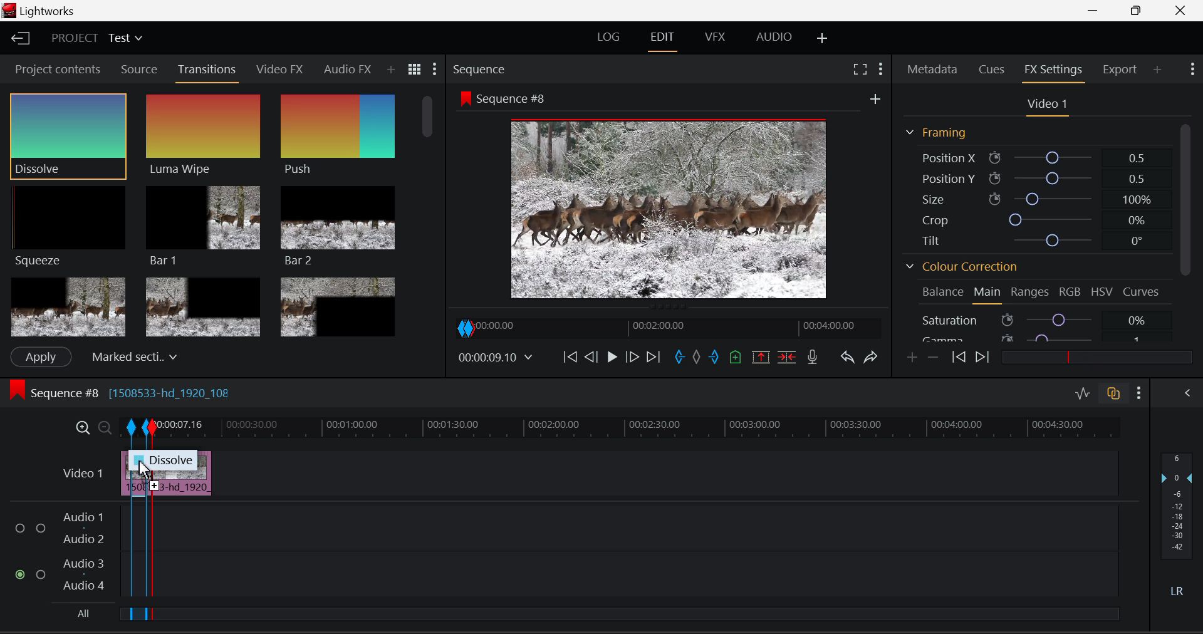  Describe the element at coordinates (1123, 70) in the screenshot. I see `Export` at that location.